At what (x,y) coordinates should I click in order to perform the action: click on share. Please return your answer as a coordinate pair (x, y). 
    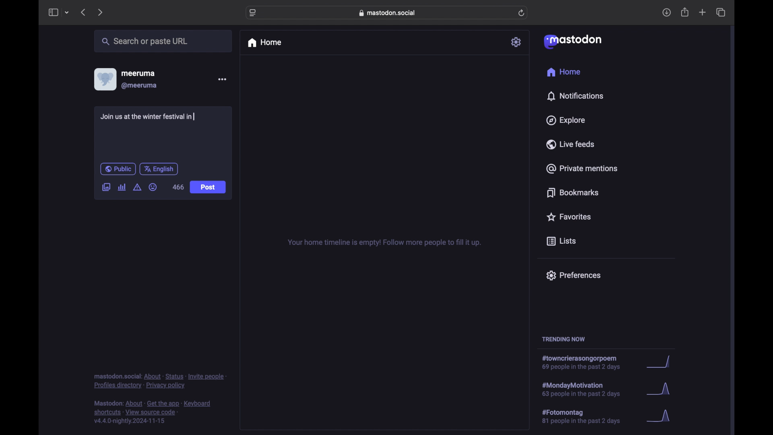
    Looking at the image, I should click on (685, 12).